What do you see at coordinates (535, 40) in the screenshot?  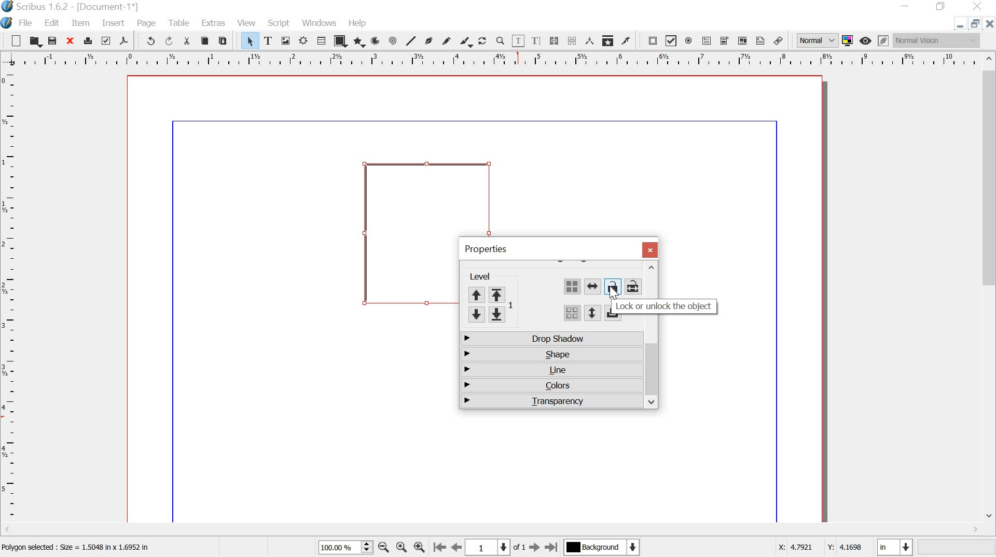 I see `edit text with story editor` at bounding box center [535, 40].